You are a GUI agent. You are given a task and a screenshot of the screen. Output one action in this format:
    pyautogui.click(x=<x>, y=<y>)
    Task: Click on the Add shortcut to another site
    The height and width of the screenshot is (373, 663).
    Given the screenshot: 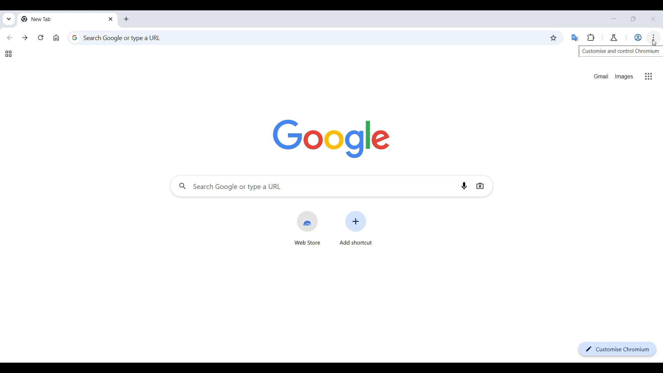 What is the action you would take?
    pyautogui.click(x=355, y=228)
    